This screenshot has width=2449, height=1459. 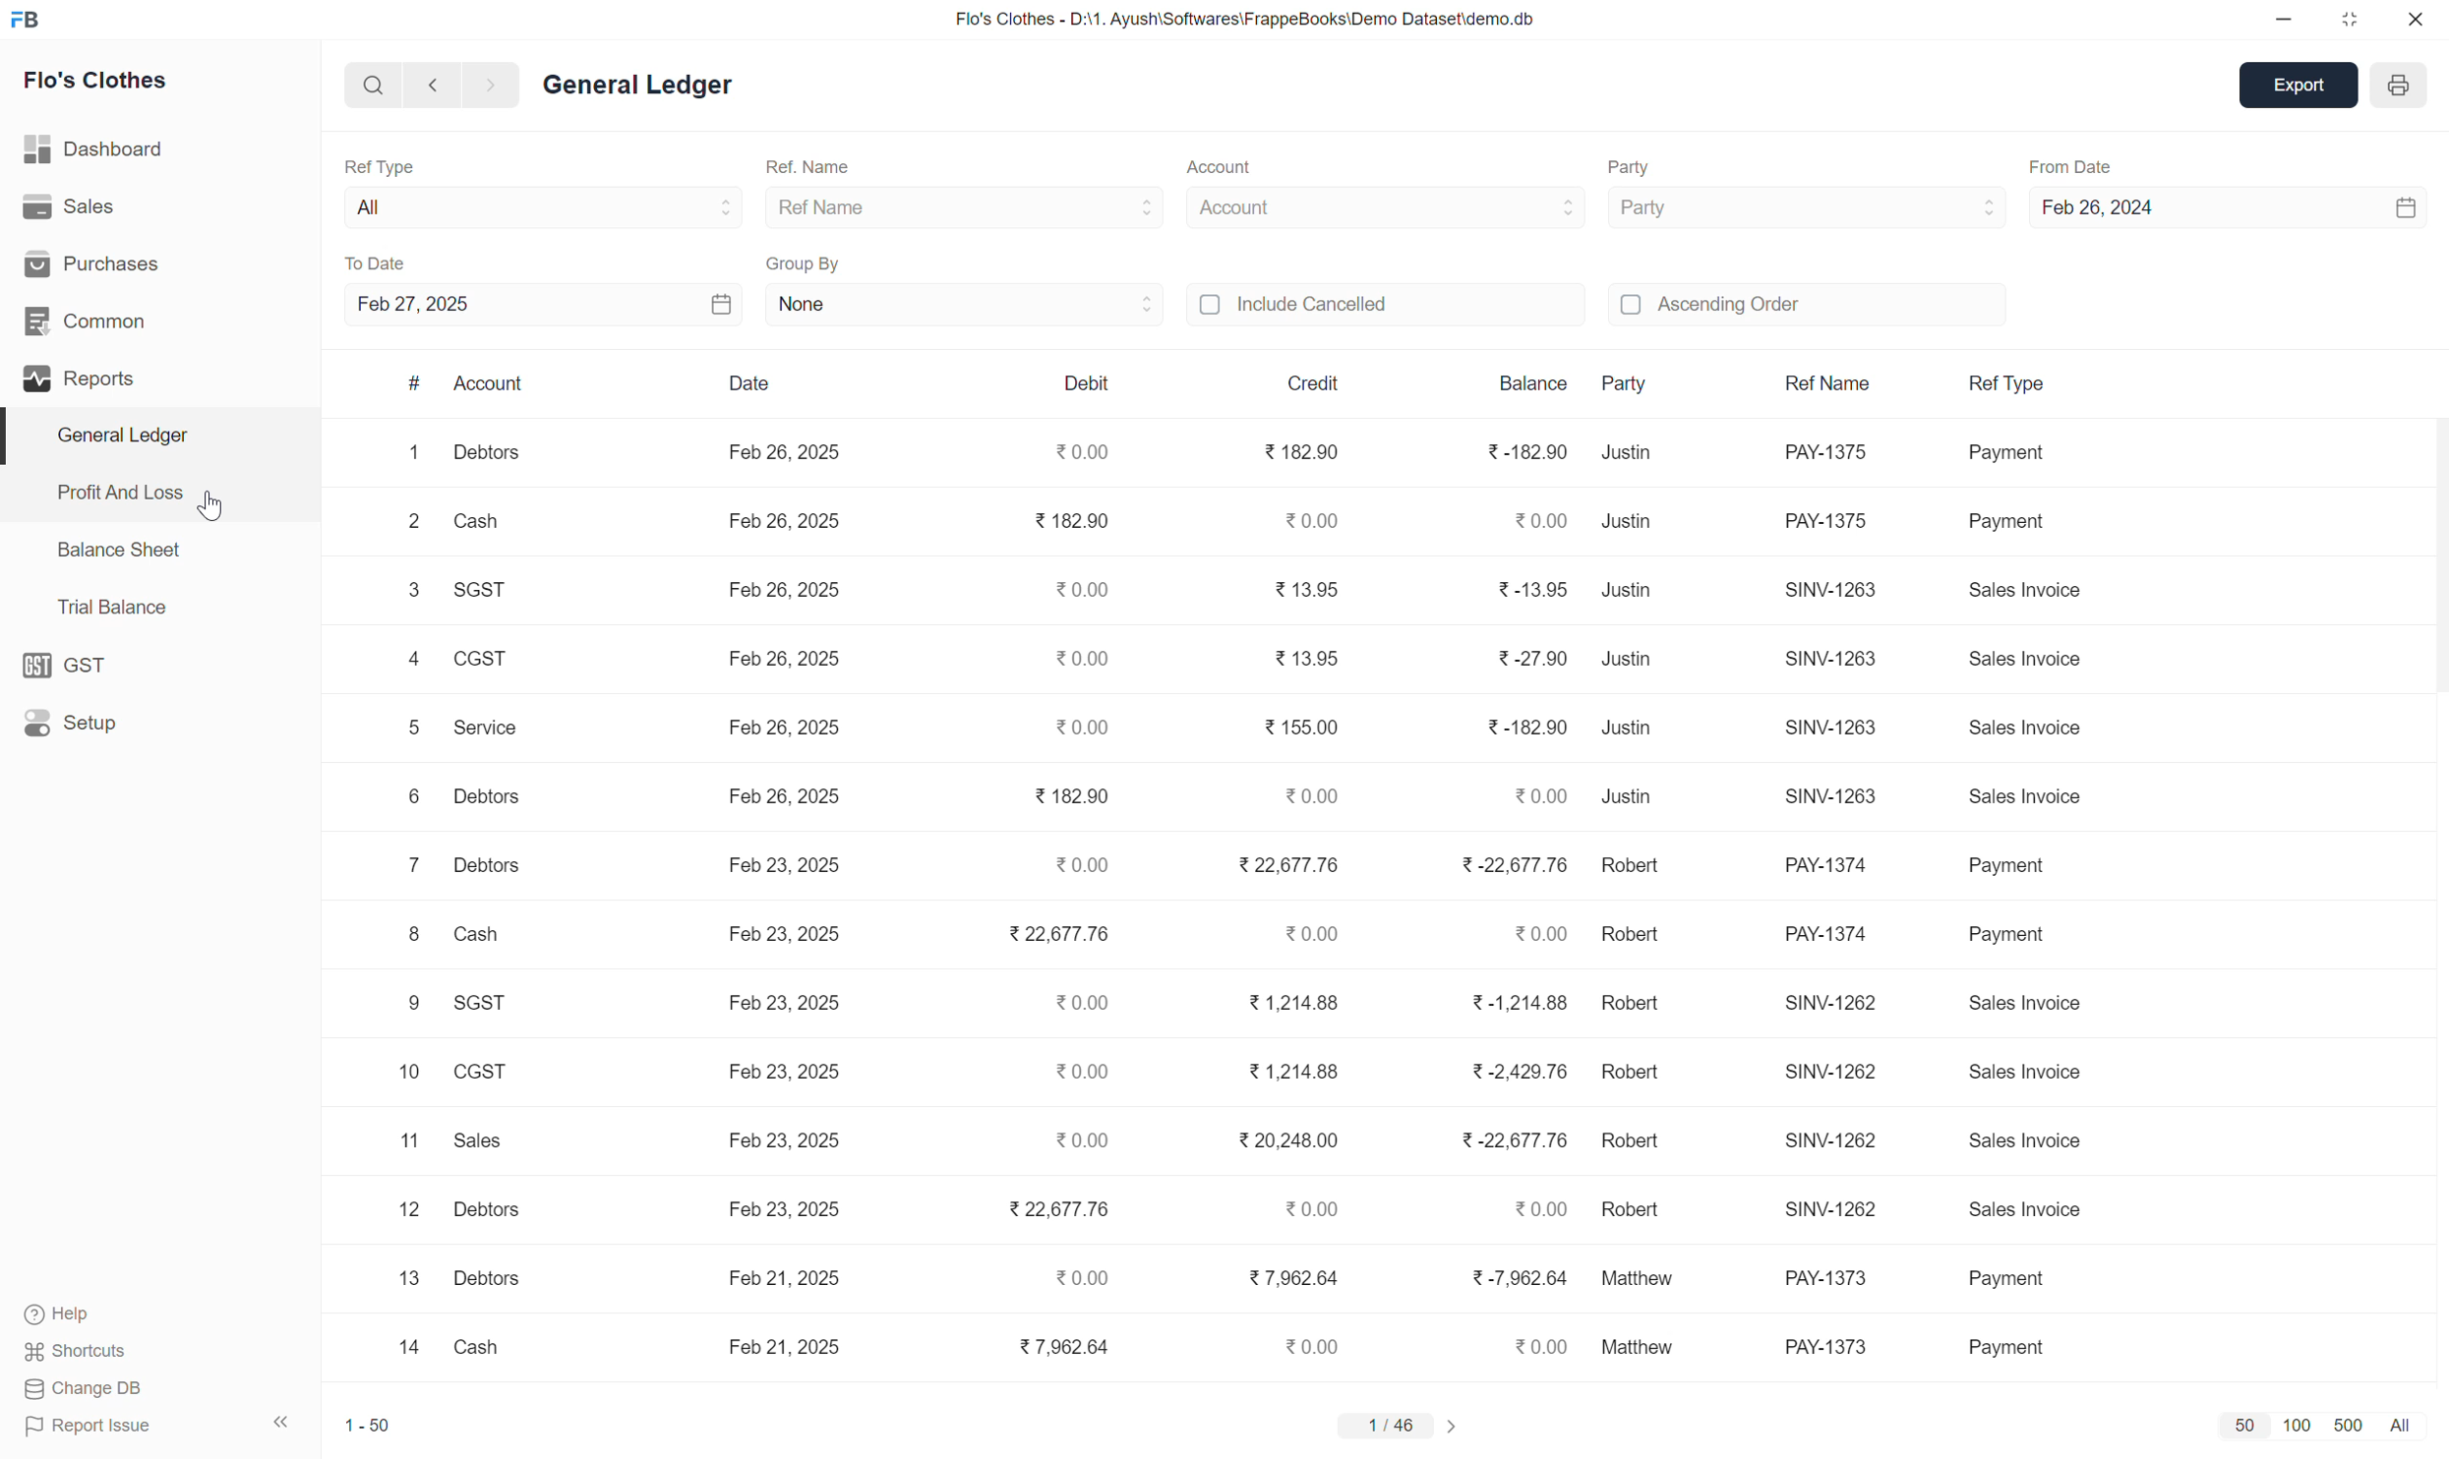 I want to click on 13, so click(x=409, y=1283).